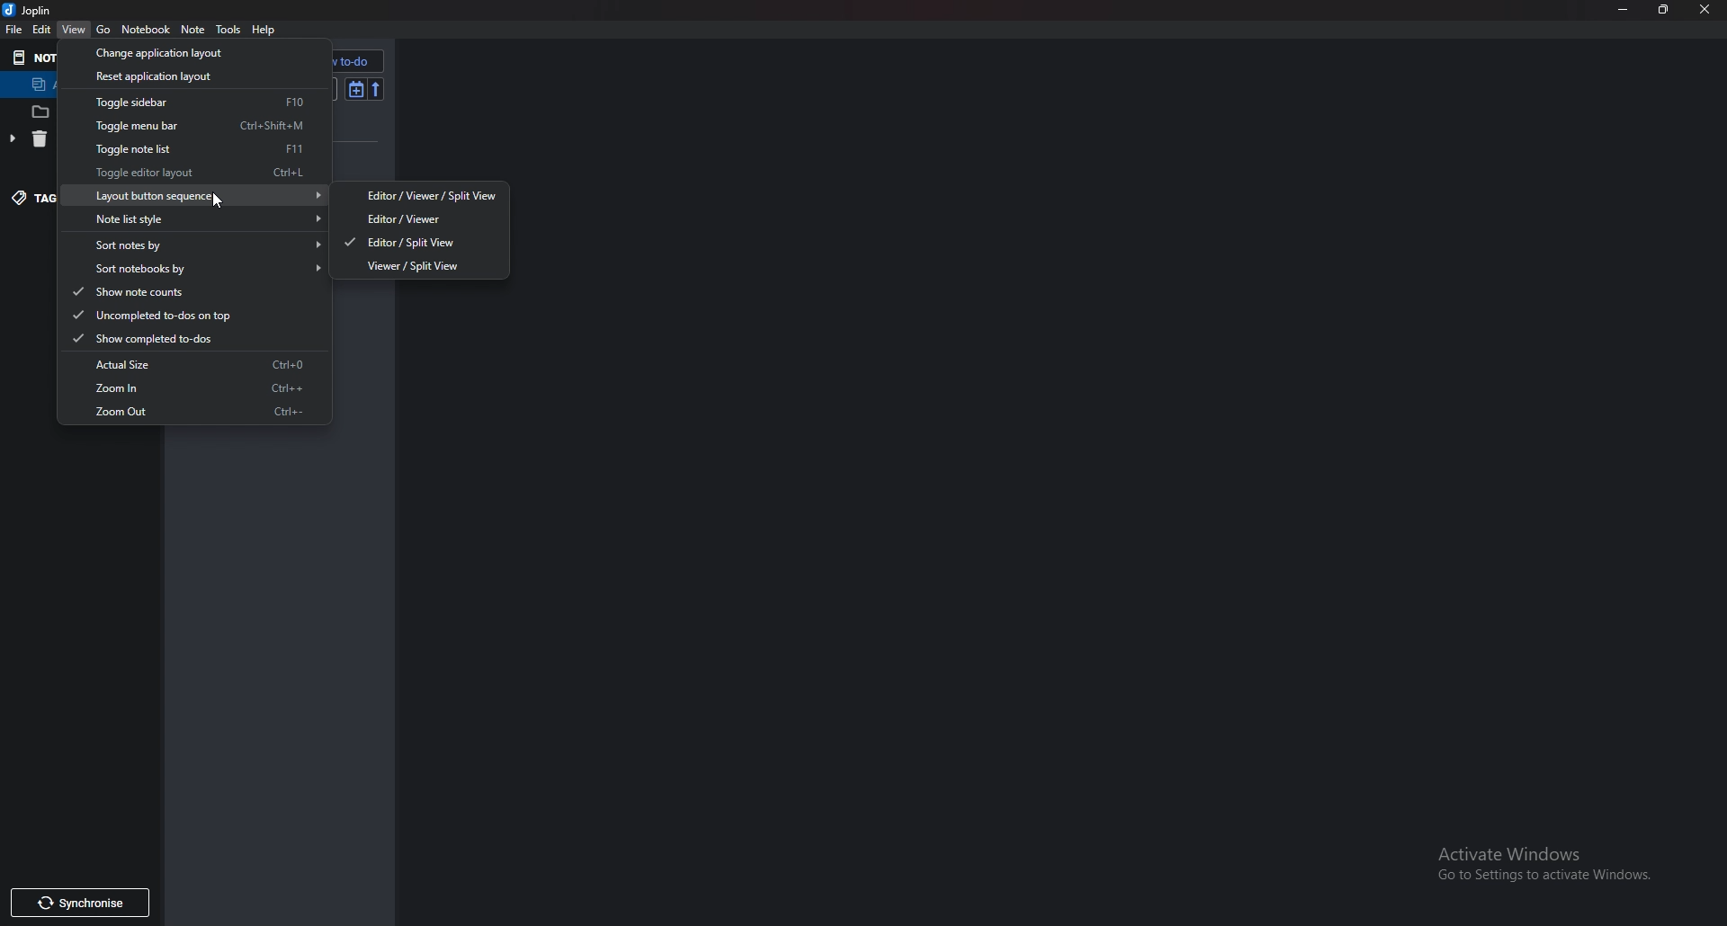  Describe the element at coordinates (197, 148) in the screenshot. I see `Toggle note list` at that location.